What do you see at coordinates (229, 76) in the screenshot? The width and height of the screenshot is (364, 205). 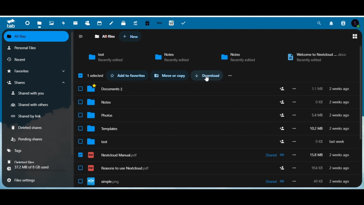 I see `Mauritius` at bounding box center [229, 76].